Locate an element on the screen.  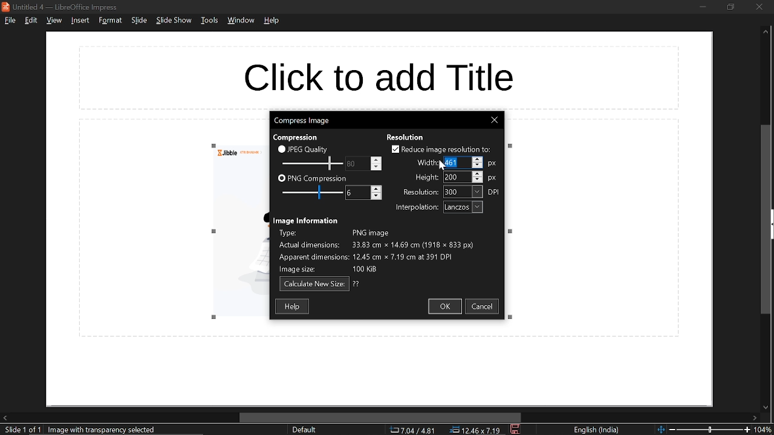
help is located at coordinates (272, 23).